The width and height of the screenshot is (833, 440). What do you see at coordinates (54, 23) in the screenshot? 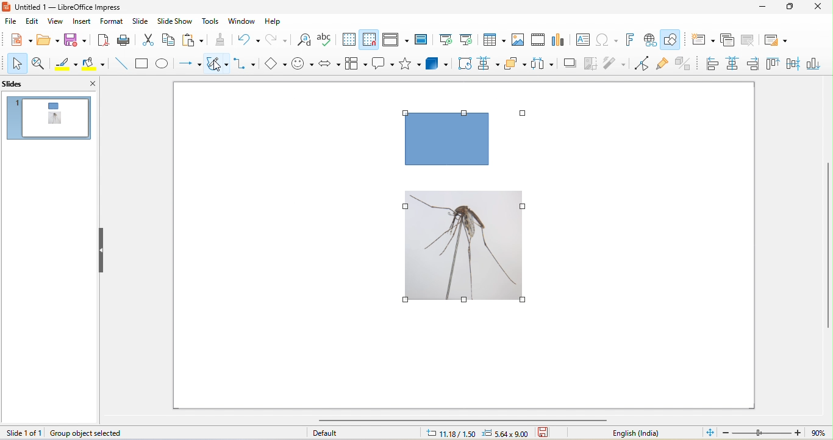
I see `view` at bounding box center [54, 23].